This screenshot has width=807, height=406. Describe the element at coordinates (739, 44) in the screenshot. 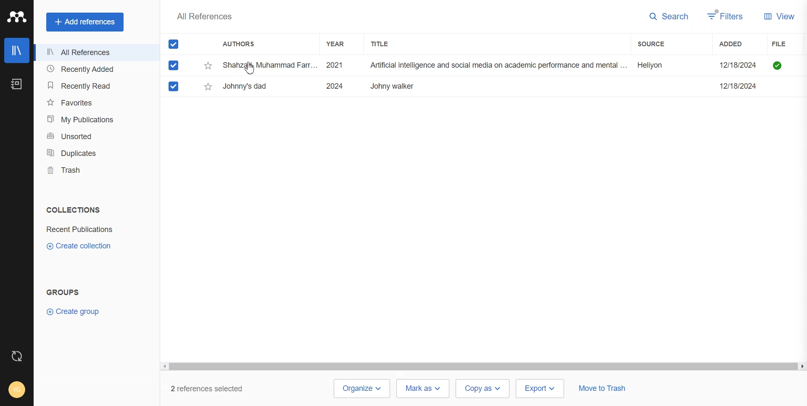

I see `Added` at that location.